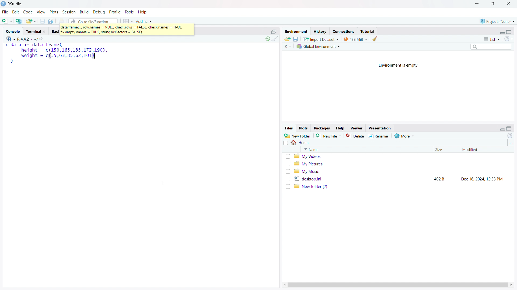 This screenshot has height=290, width=517. What do you see at coordinates (399, 66) in the screenshot?
I see `emvironment is empty` at bounding box center [399, 66].